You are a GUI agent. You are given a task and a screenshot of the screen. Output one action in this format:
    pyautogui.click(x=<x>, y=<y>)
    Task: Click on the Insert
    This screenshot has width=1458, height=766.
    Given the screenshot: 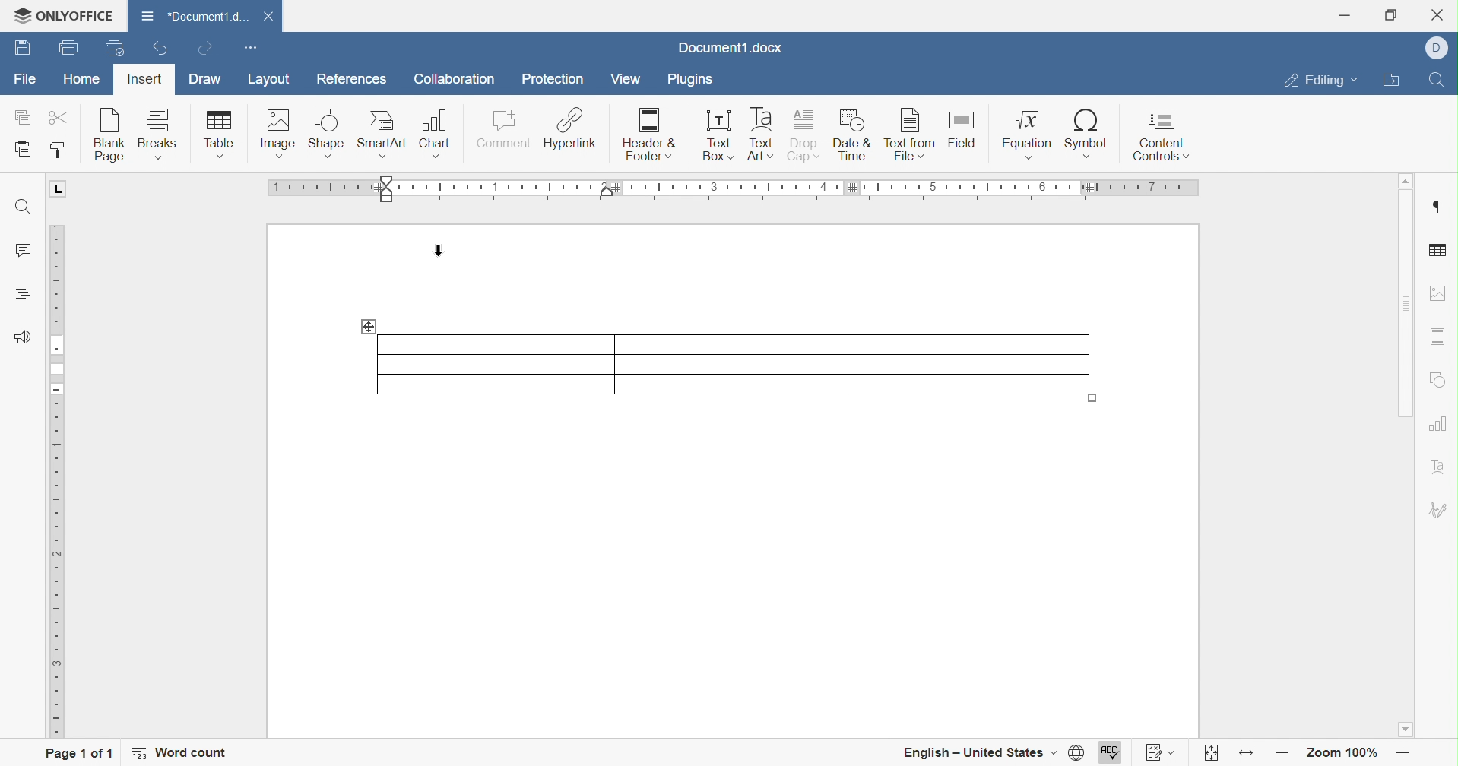 What is the action you would take?
    pyautogui.click(x=146, y=79)
    